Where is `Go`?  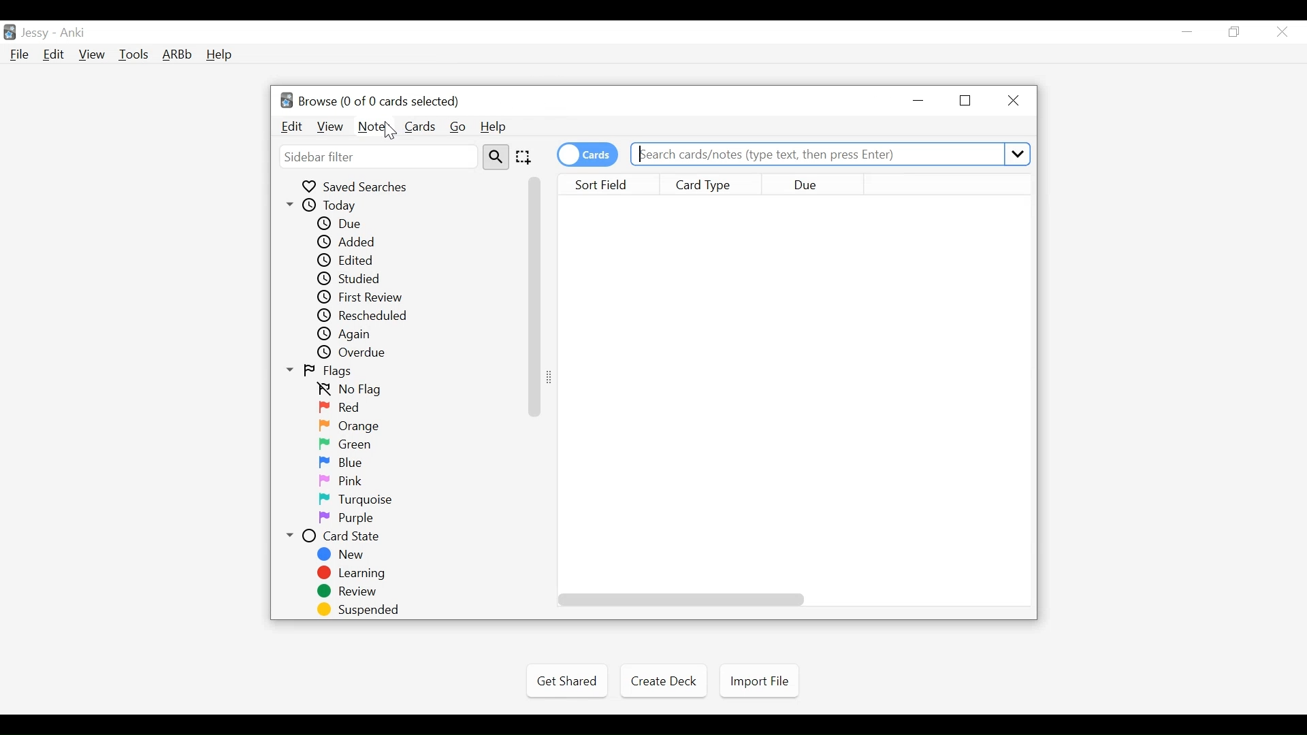 Go is located at coordinates (459, 127).